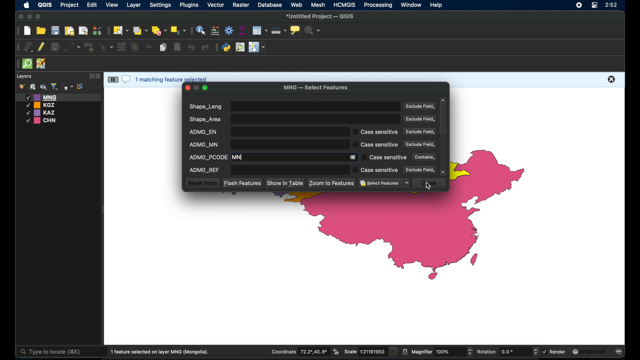 The height and width of the screenshot is (360, 640). I want to click on close, so click(612, 80).